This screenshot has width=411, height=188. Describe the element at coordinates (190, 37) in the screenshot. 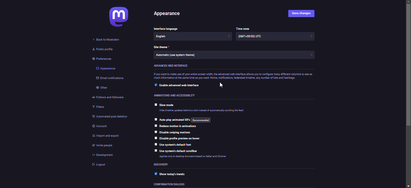

I see `English` at that location.